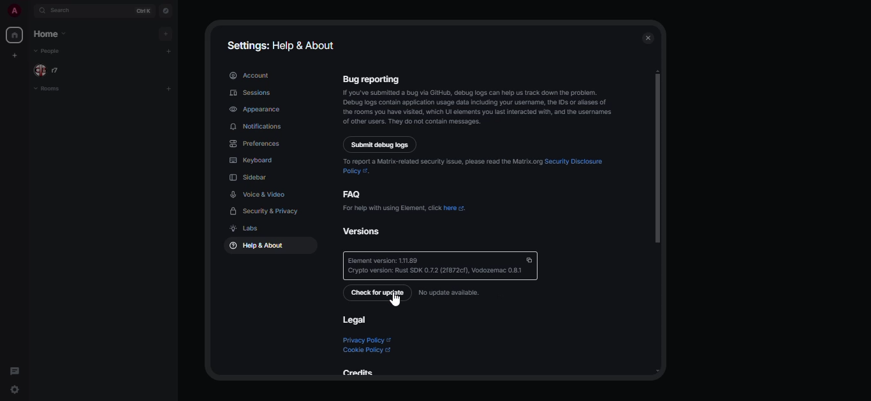 Image resolution: width=871 pixels, height=401 pixels. Describe the element at coordinates (353, 320) in the screenshot. I see `legal` at that location.